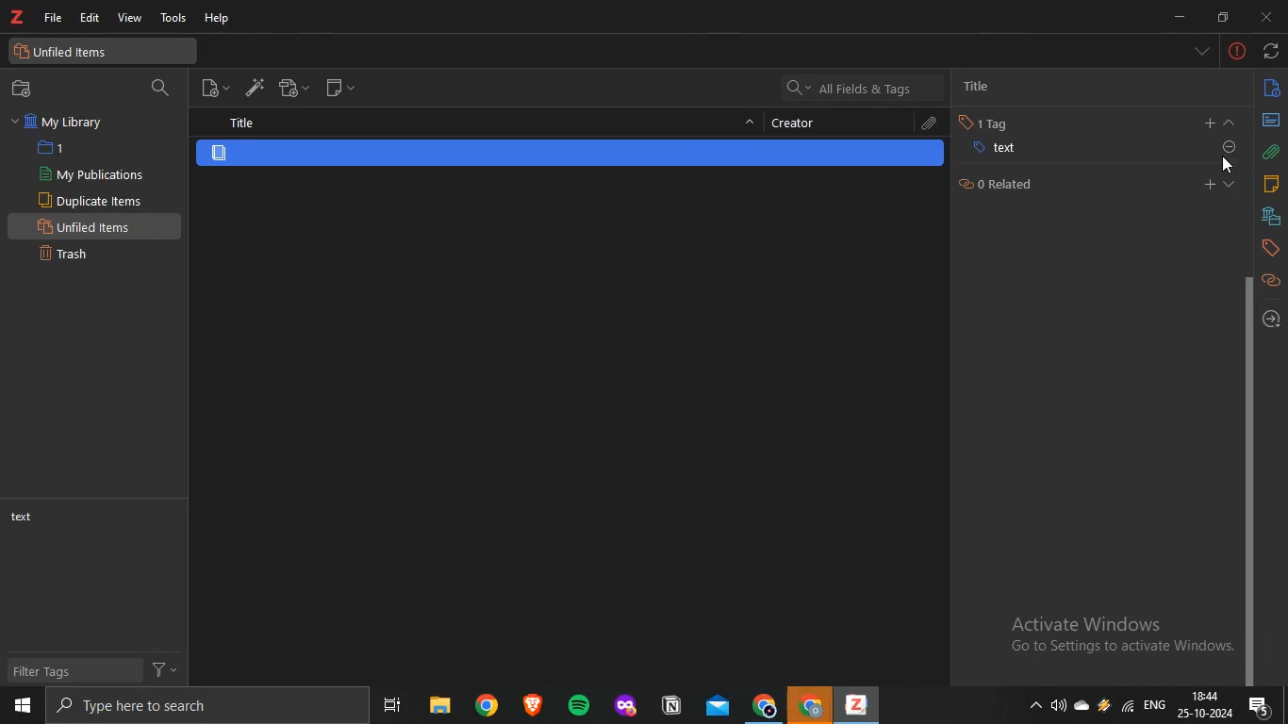 The image size is (1288, 724). What do you see at coordinates (19, 707) in the screenshot?
I see `start` at bounding box center [19, 707].